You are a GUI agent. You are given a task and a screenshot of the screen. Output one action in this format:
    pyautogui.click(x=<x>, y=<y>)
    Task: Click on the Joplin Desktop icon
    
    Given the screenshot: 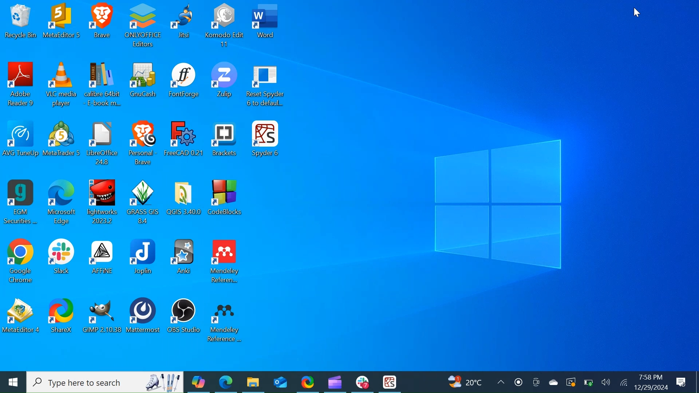 What is the action you would take?
    pyautogui.click(x=142, y=262)
    